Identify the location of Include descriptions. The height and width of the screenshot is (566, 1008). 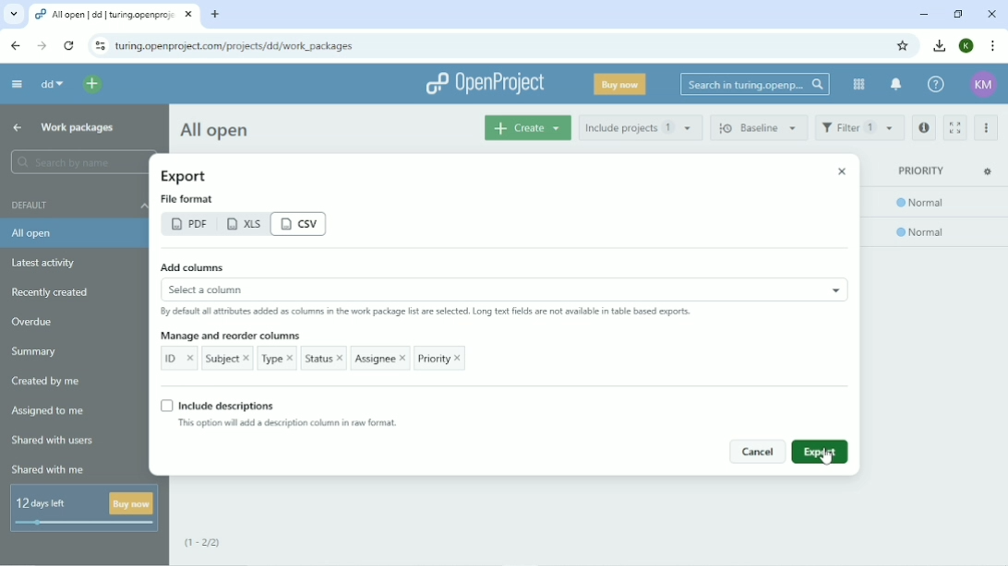
(279, 404).